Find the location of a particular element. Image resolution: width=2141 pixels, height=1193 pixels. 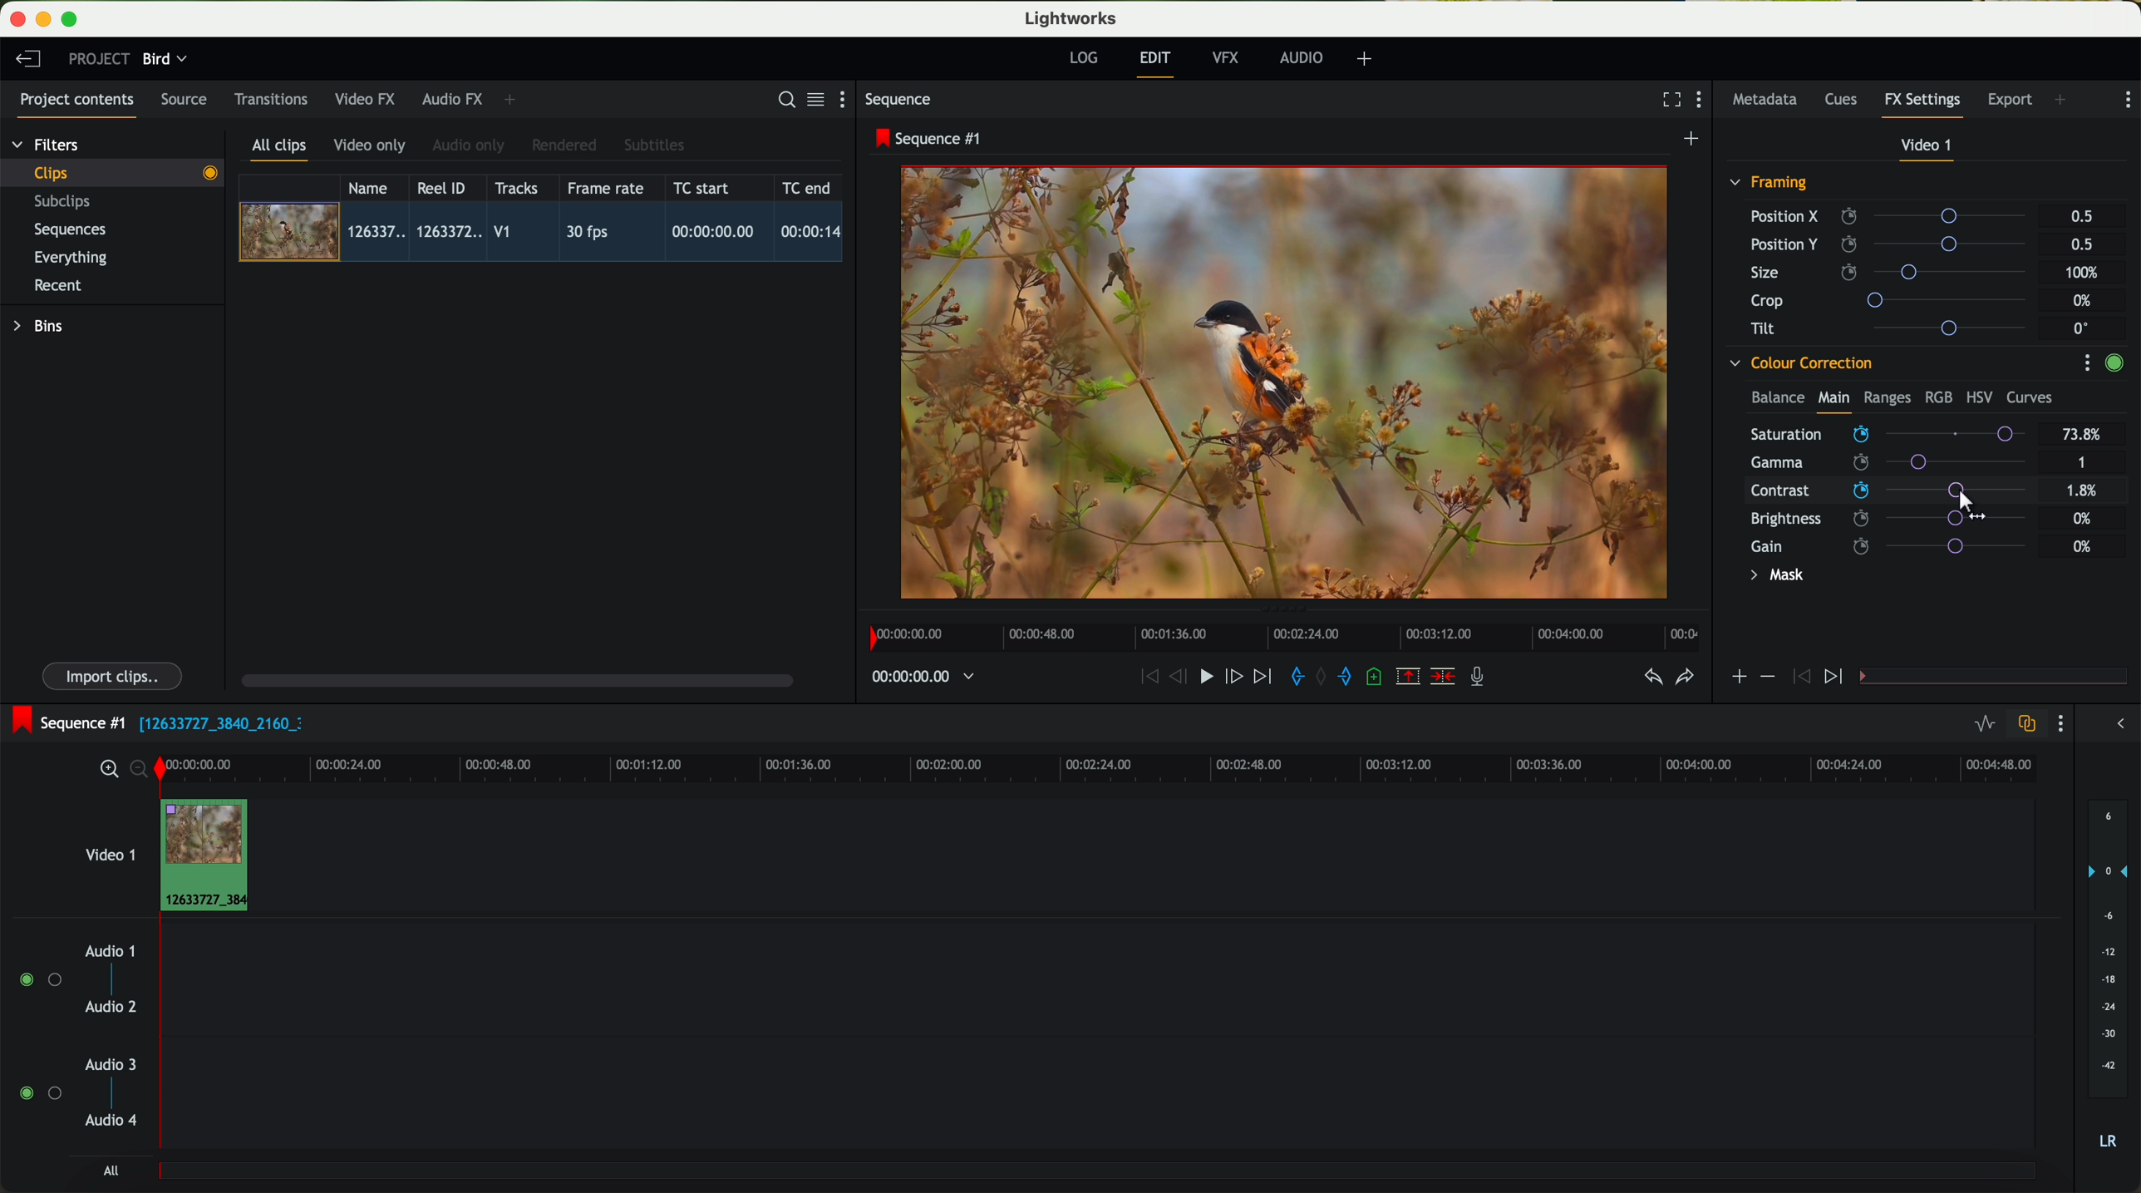

0% is located at coordinates (2084, 491).